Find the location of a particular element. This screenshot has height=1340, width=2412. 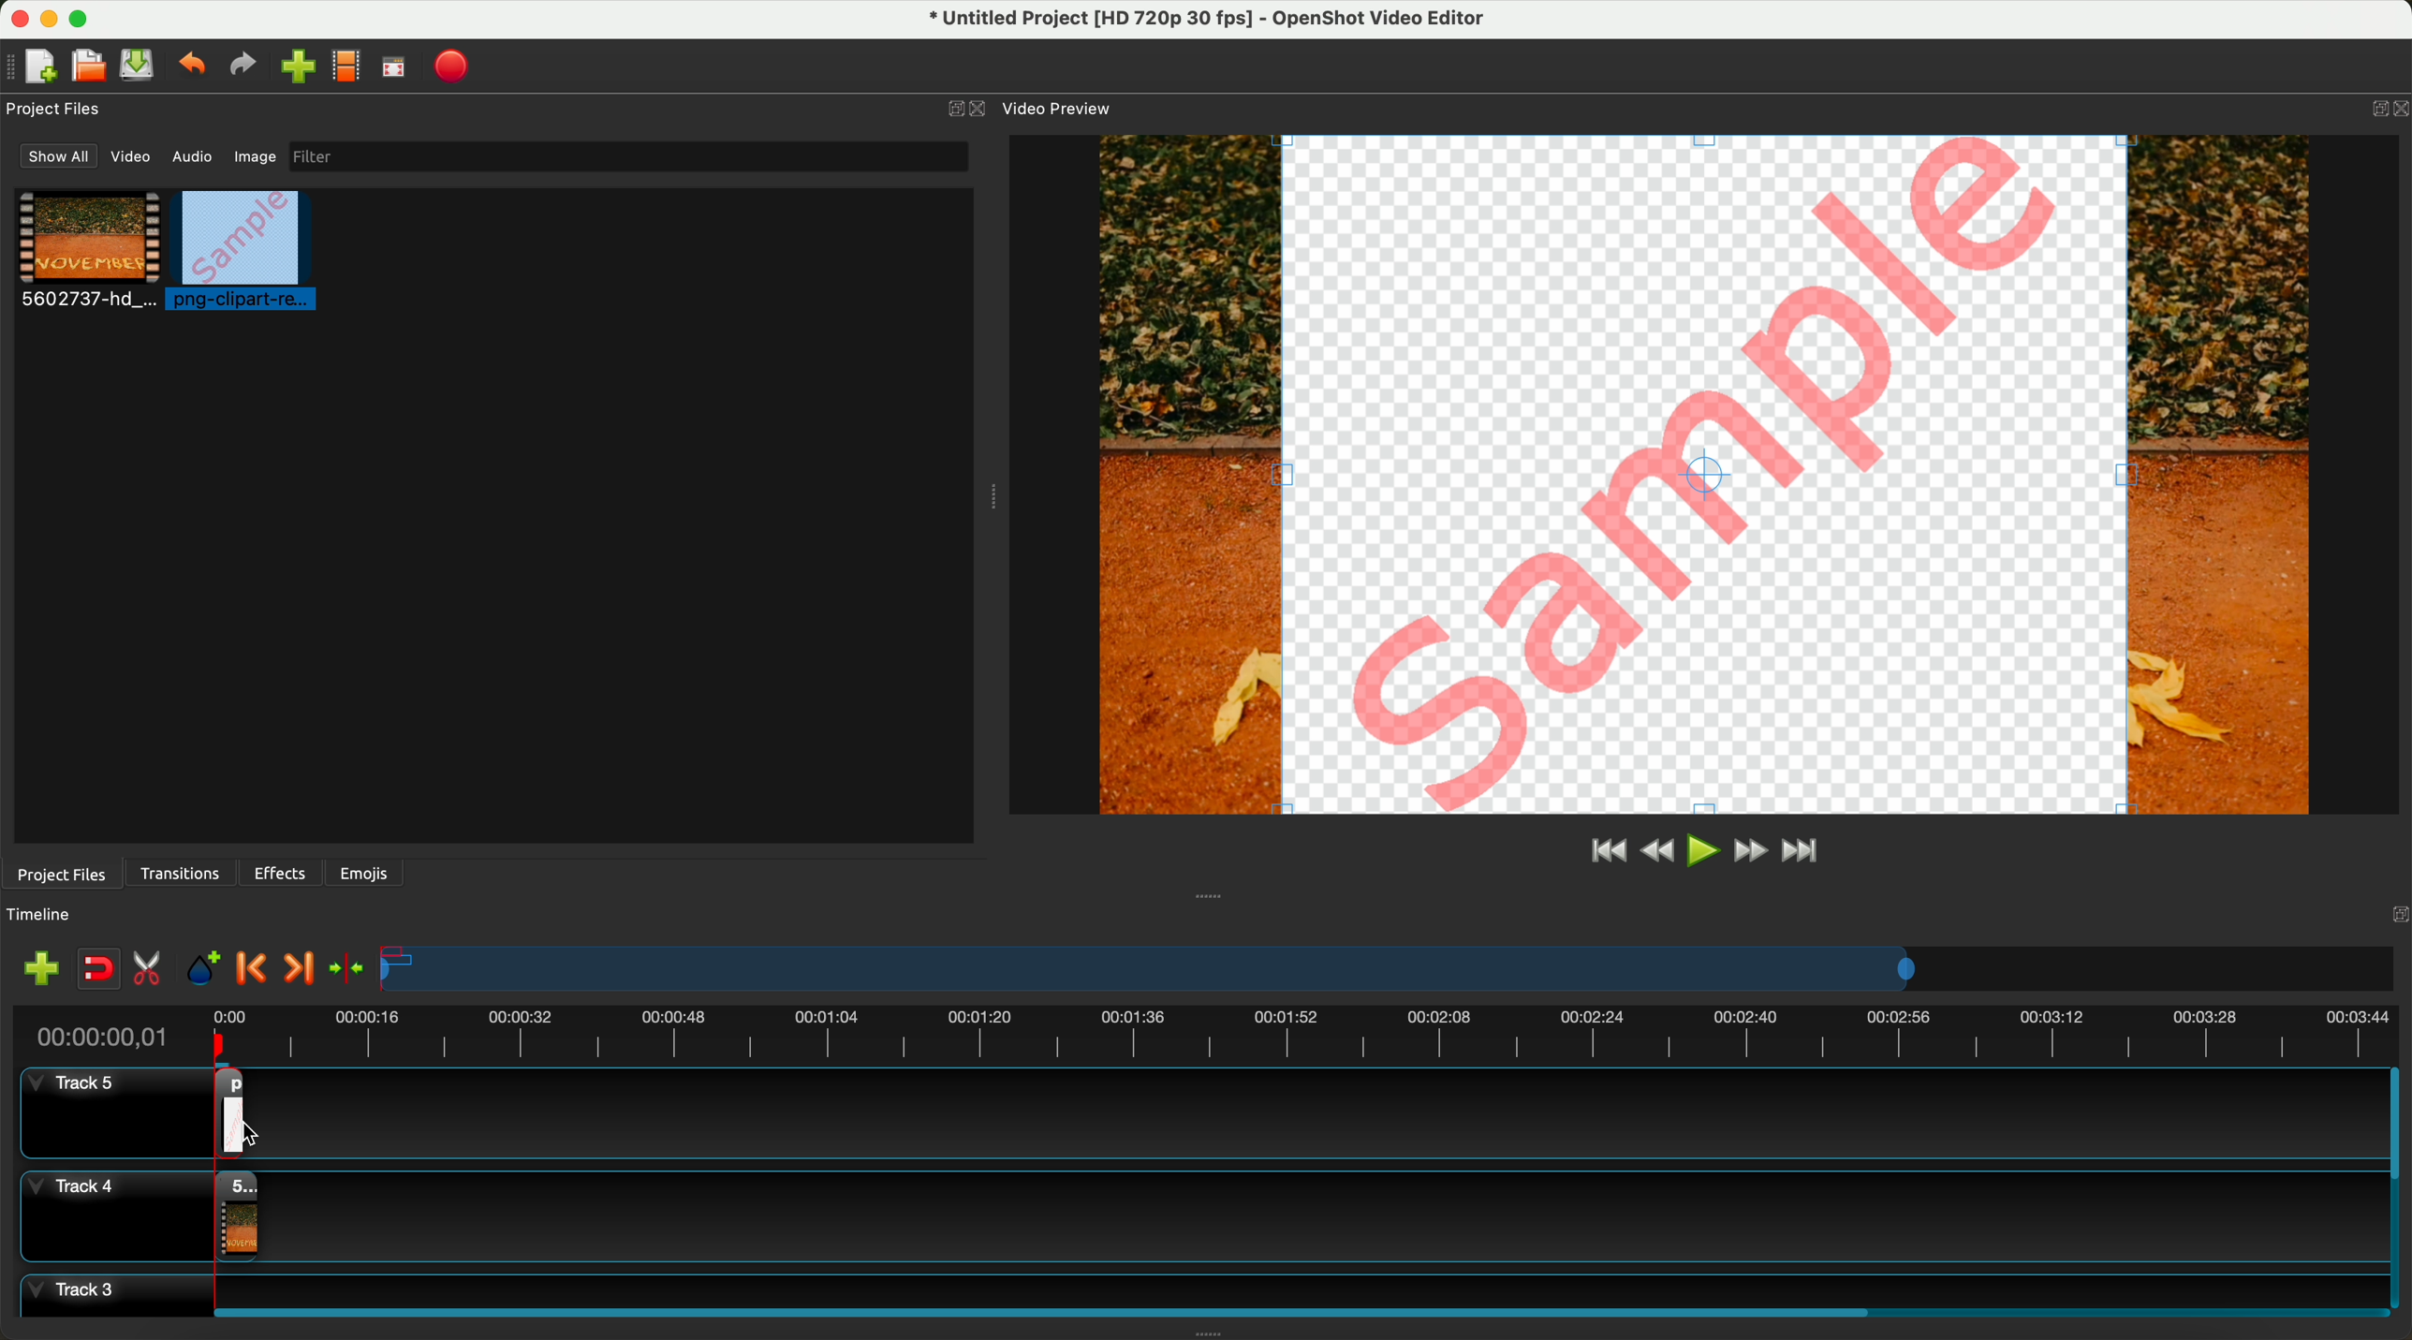

full screen is located at coordinates (395, 71).